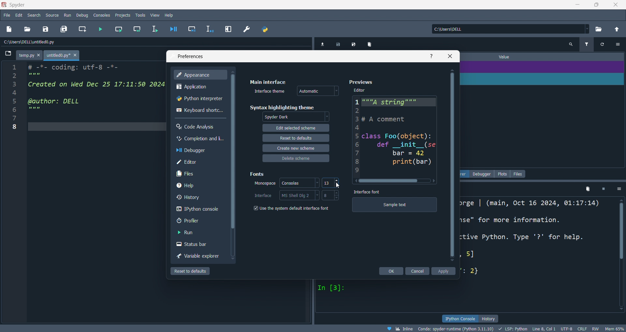  What do you see at coordinates (338, 186) in the screenshot?
I see `Decrease` at bounding box center [338, 186].